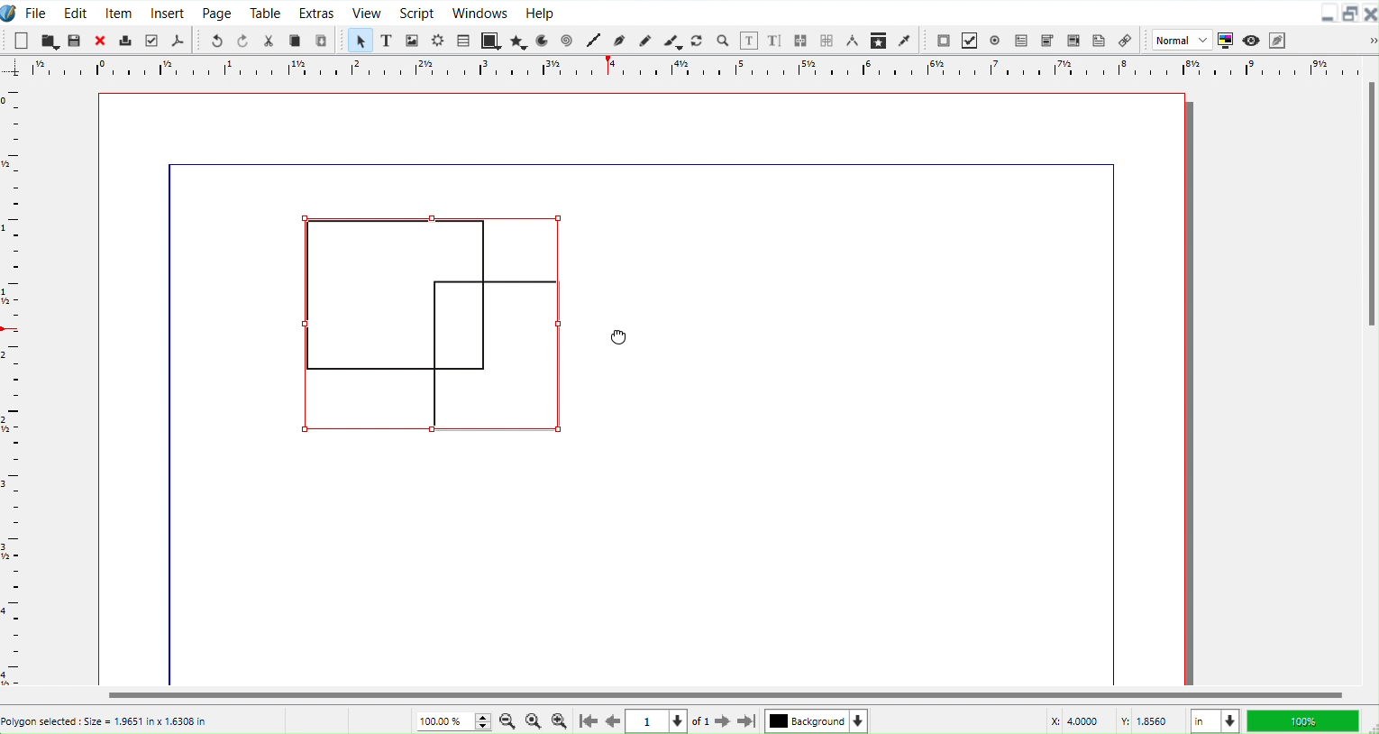 The image size is (1379, 734). What do you see at coordinates (568, 40) in the screenshot?
I see `Spiral` at bounding box center [568, 40].